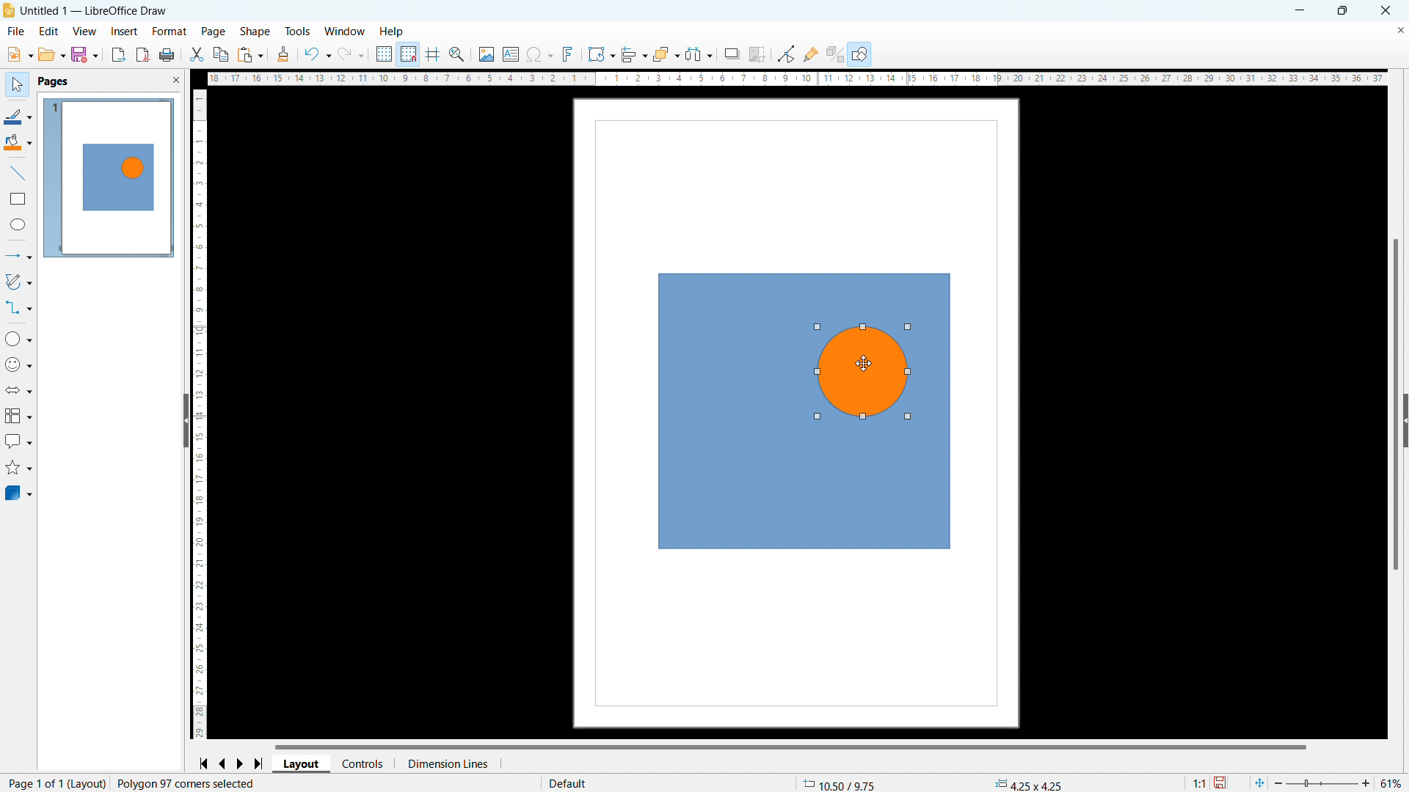  I want to click on show gluepoint functions, so click(810, 54).